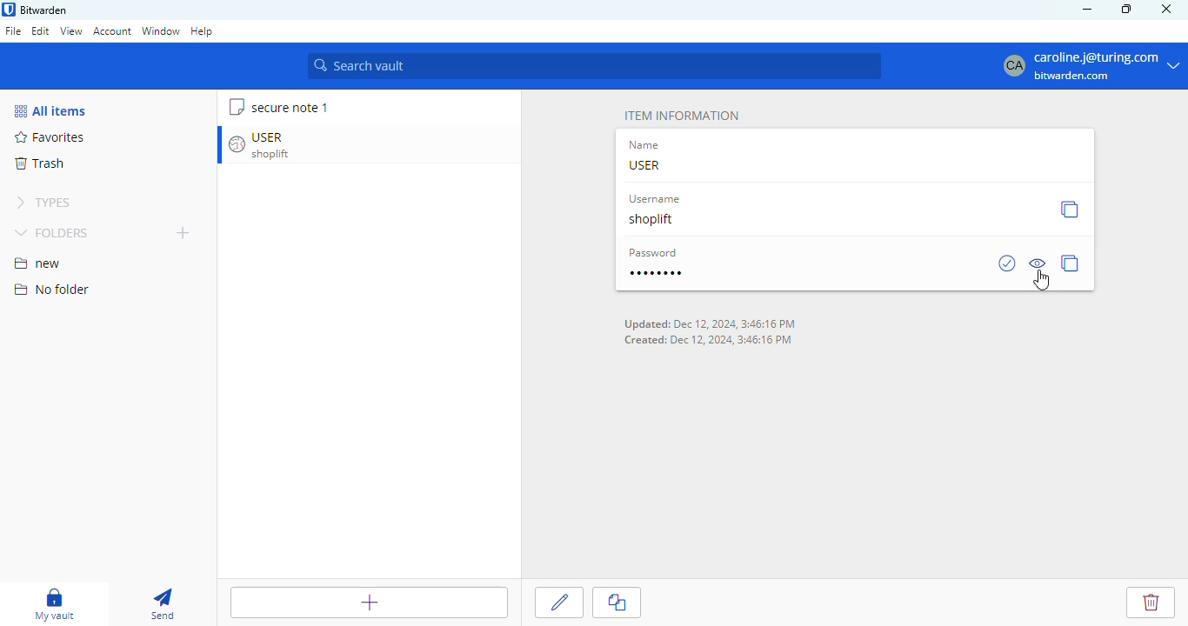  I want to click on send, so click(164, 605).